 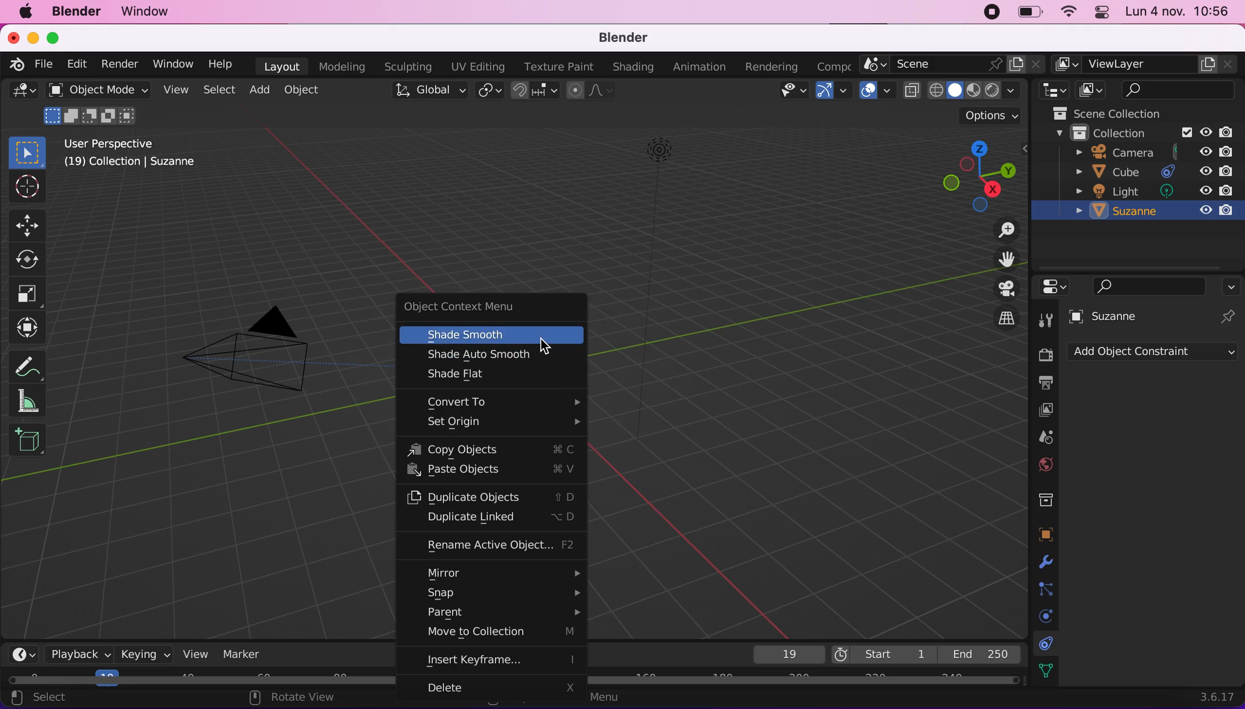 What do you see at coordinates (45, 65) in the screenshot?
I see `file` at bounding box center [45, 65].